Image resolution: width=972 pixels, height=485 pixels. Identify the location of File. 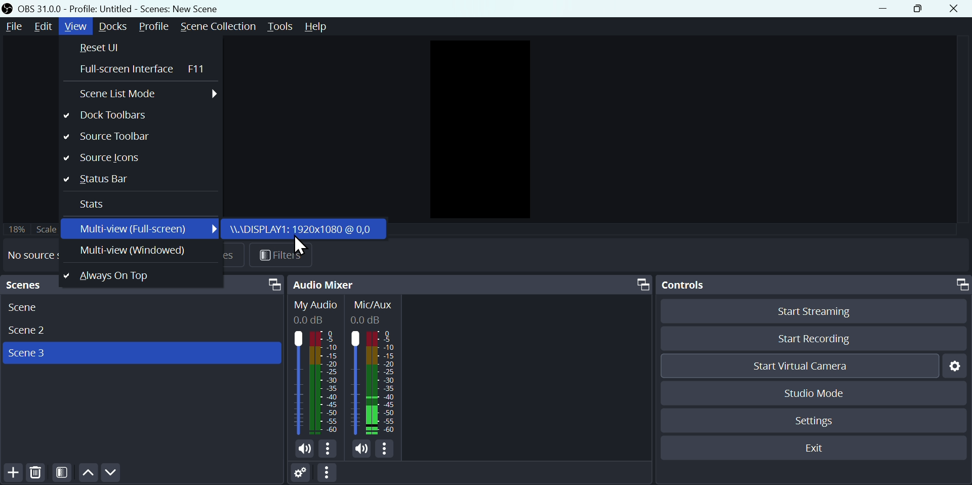
(12, 27).